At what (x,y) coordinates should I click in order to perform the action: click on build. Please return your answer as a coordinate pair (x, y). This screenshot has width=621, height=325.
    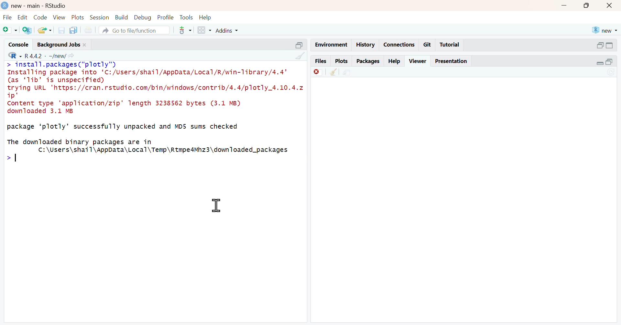
    Looking at the image, I should click on (122, 17).